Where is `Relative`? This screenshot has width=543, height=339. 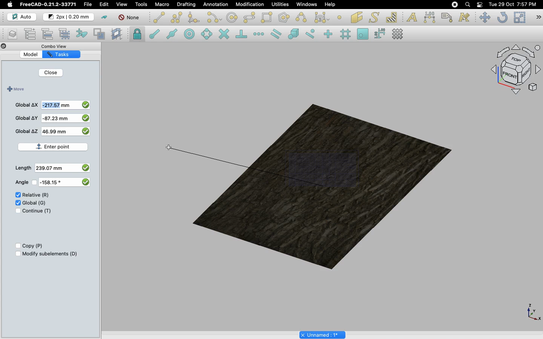 Relative is located at coordinates (36, 195).